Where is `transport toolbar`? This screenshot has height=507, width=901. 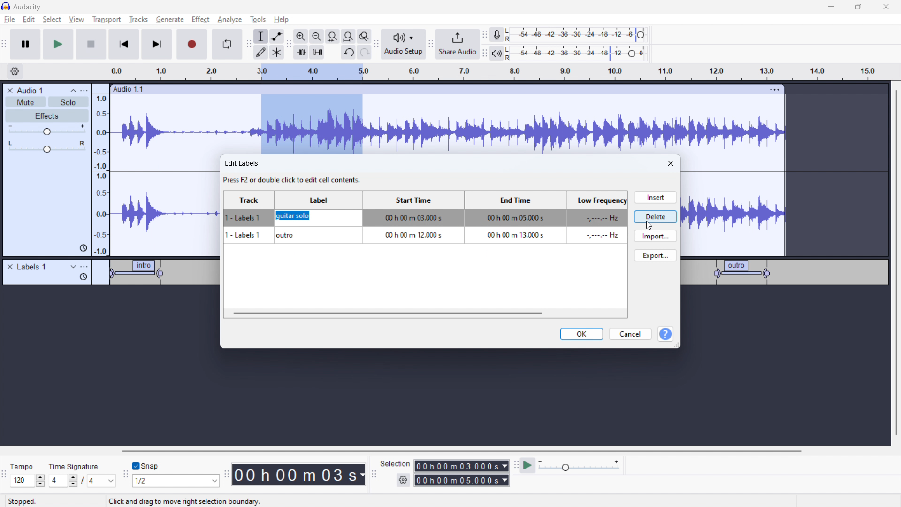
transport toolbar is located at coordinates (5, 46).